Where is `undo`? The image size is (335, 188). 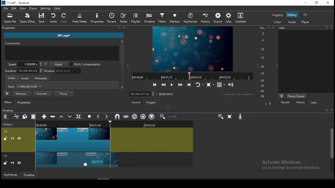 undo is located at coordinates (53, 18).